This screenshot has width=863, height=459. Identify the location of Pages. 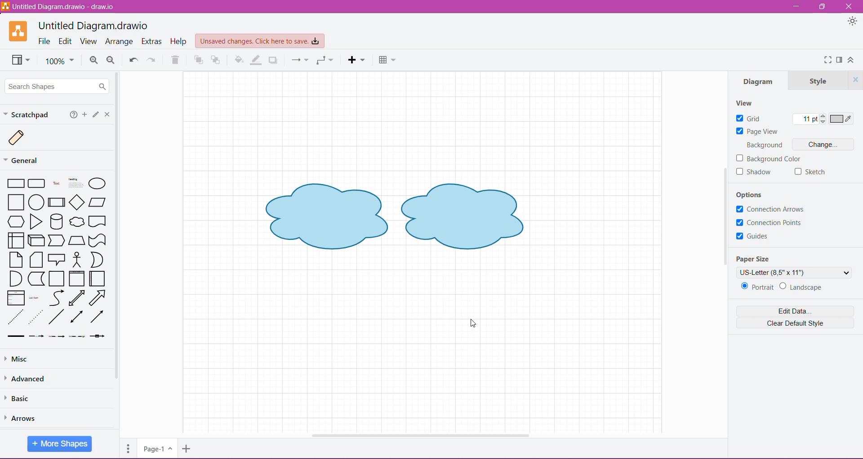
(128, 448).